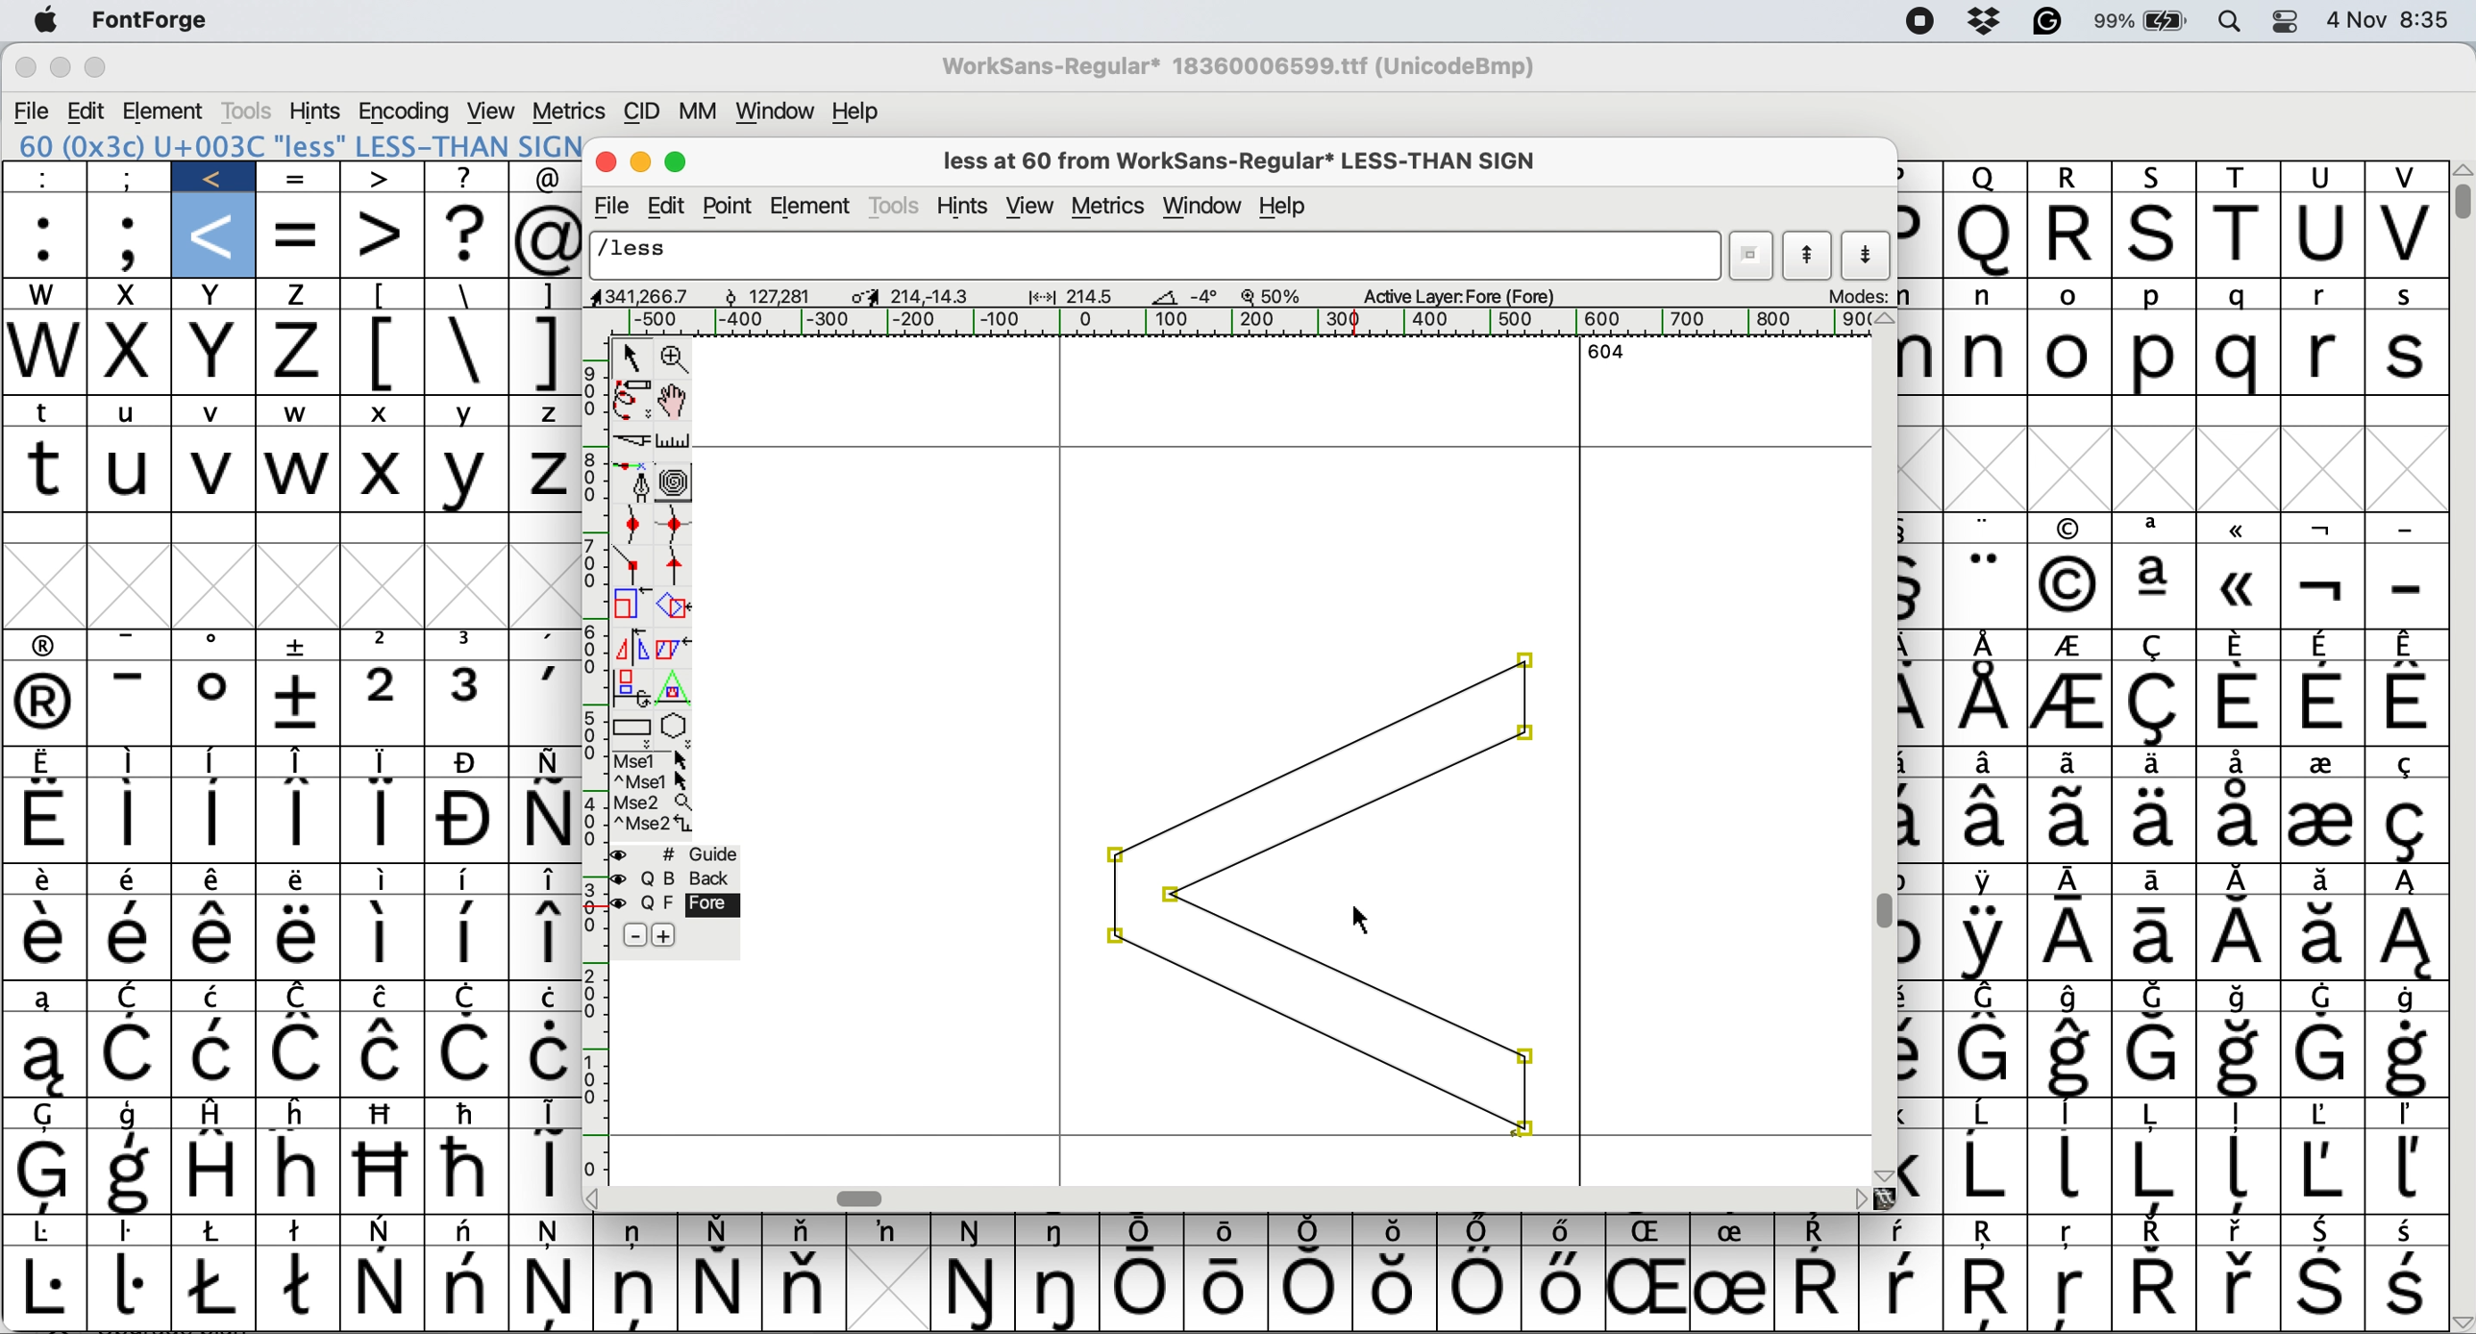 The height and width of the screenshot is (1334, 2476). What do you see at coordinates (2072, 354) in the screenshot?
I see `o` at bounding box center [2072, 354].